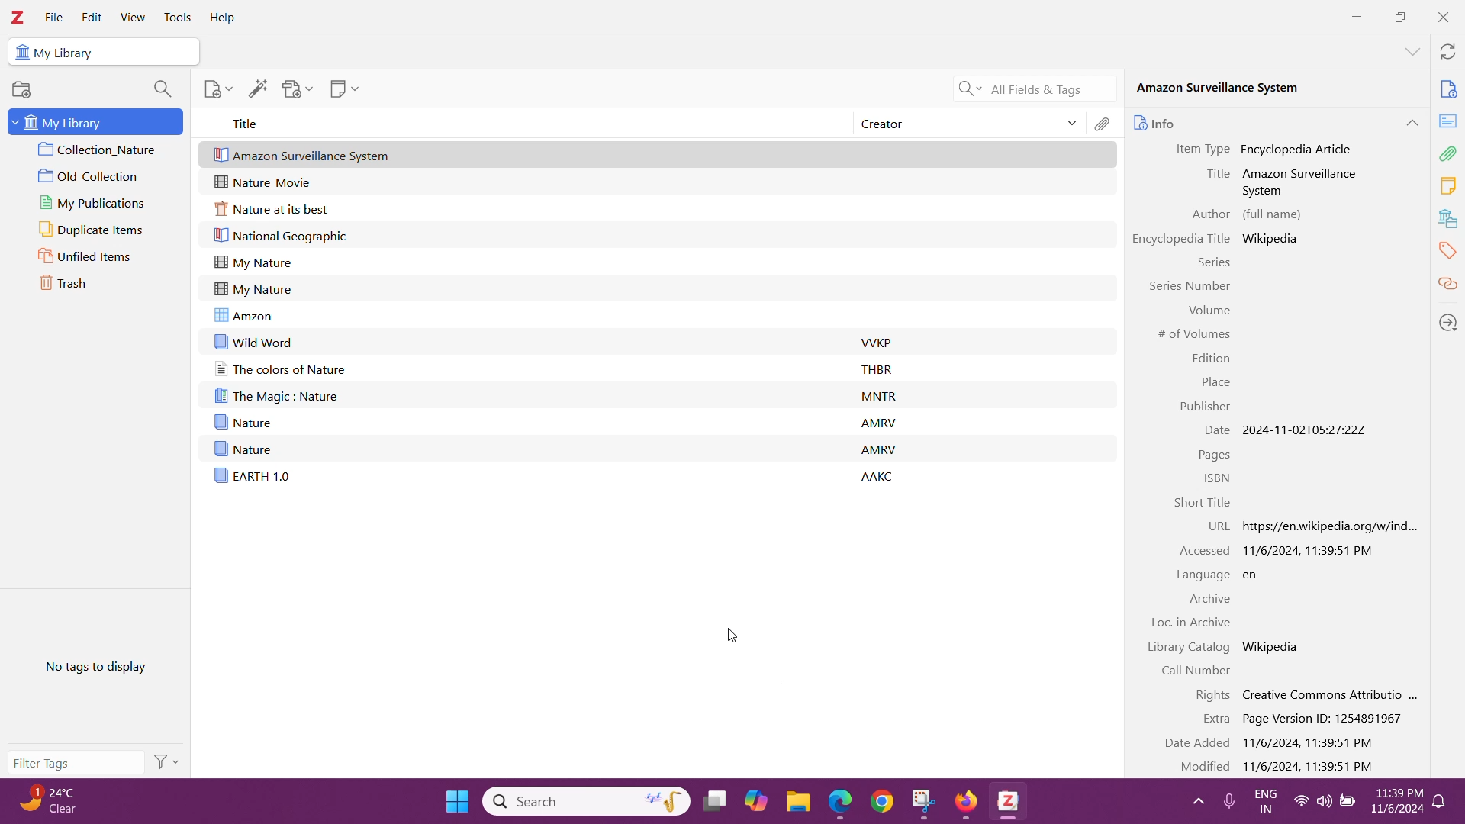 The image size is (1465, 824). Describe the element at coordinates (1200, 576) in the screenshot. I see `Language` at that location.